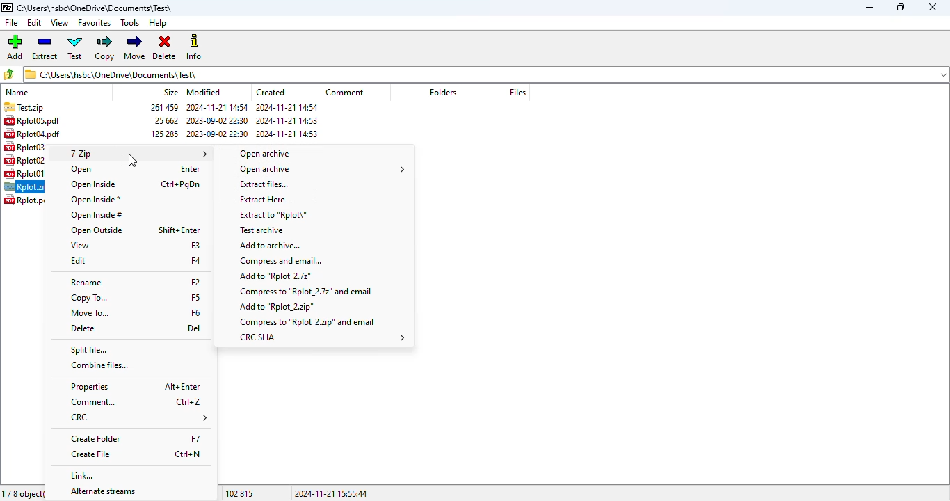  What do you see at coordinates (345, 93) in the screenshot?
I see `comment` at bounding box center [345, 93].